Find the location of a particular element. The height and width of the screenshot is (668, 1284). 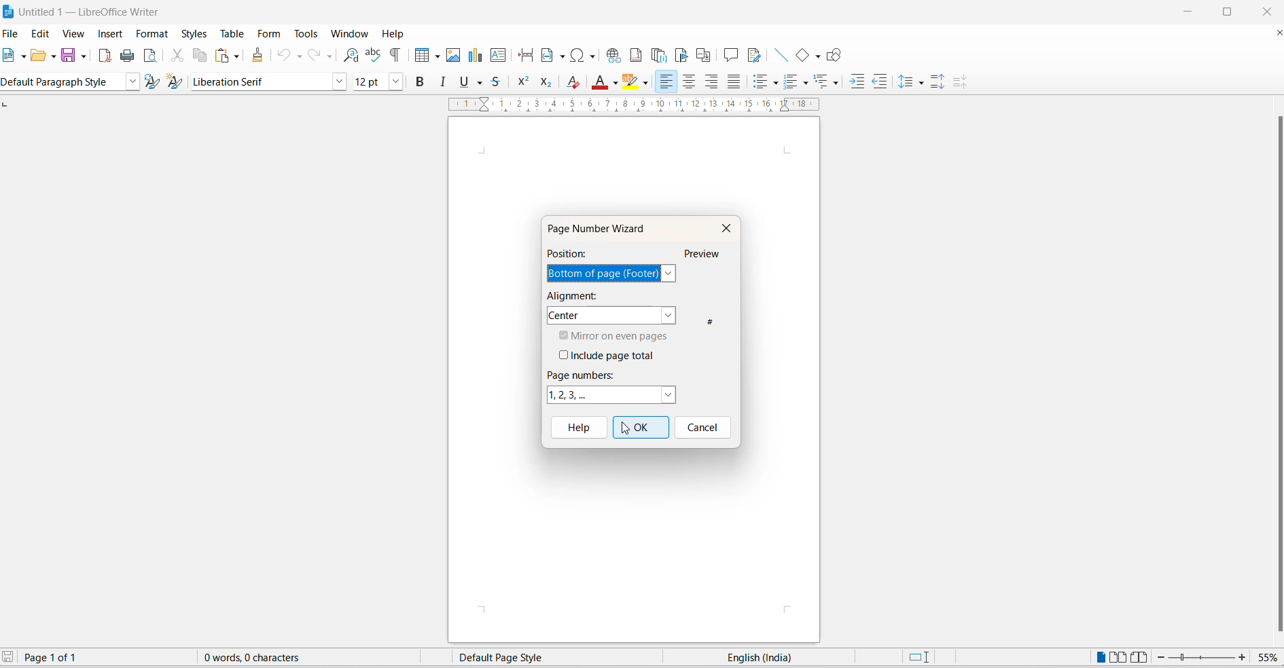

copy is located at coordinates (200, 56).